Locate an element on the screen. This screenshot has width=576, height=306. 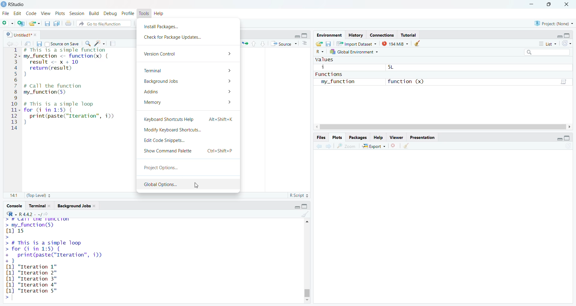
edit is located at coordinates (18, 13).